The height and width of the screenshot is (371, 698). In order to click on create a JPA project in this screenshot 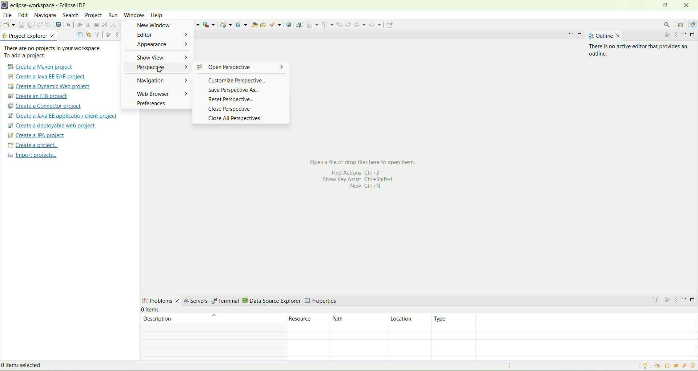, I will do `click(37, 135)`.